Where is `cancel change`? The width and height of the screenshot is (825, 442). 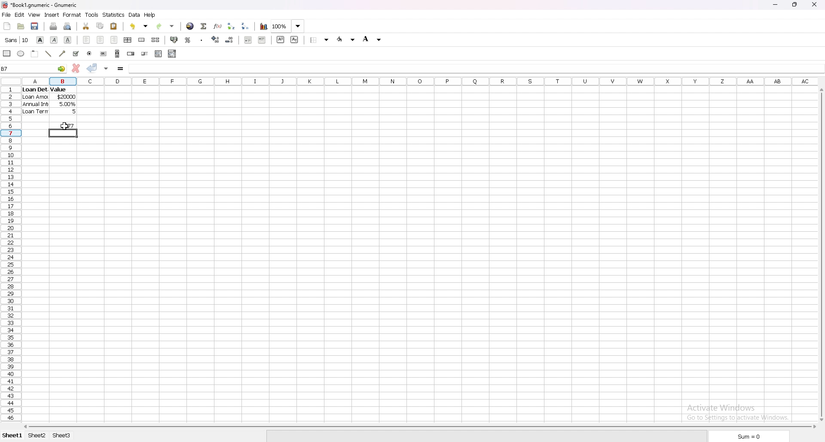
cancel change is located at coordinates (76, 68).